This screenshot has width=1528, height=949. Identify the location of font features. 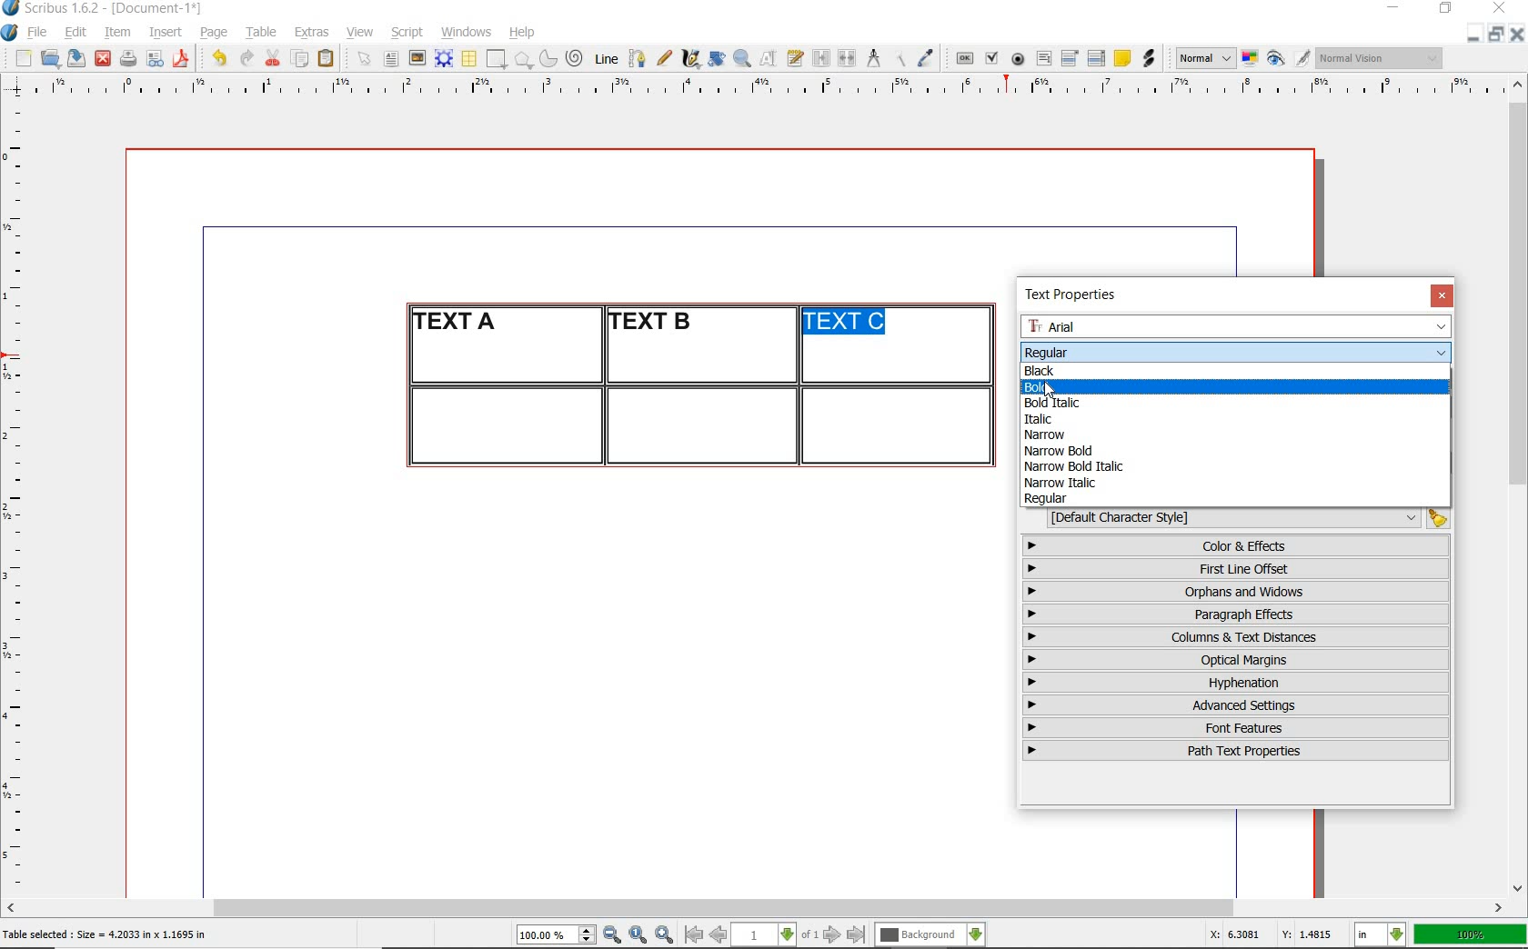
(1236, 727).